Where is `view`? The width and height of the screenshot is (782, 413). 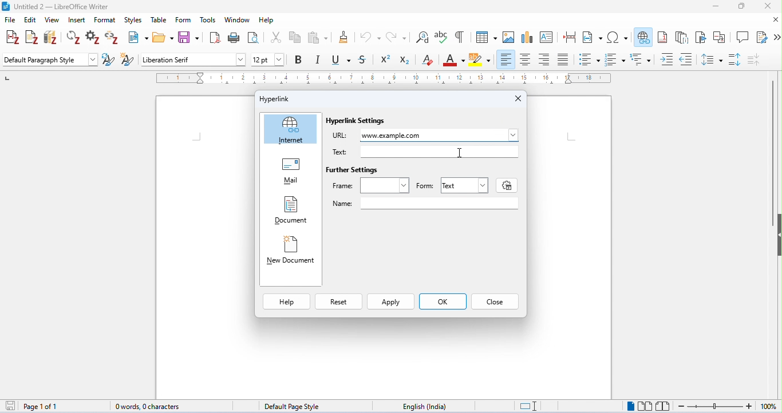 view is located at coordinates (53, 21).